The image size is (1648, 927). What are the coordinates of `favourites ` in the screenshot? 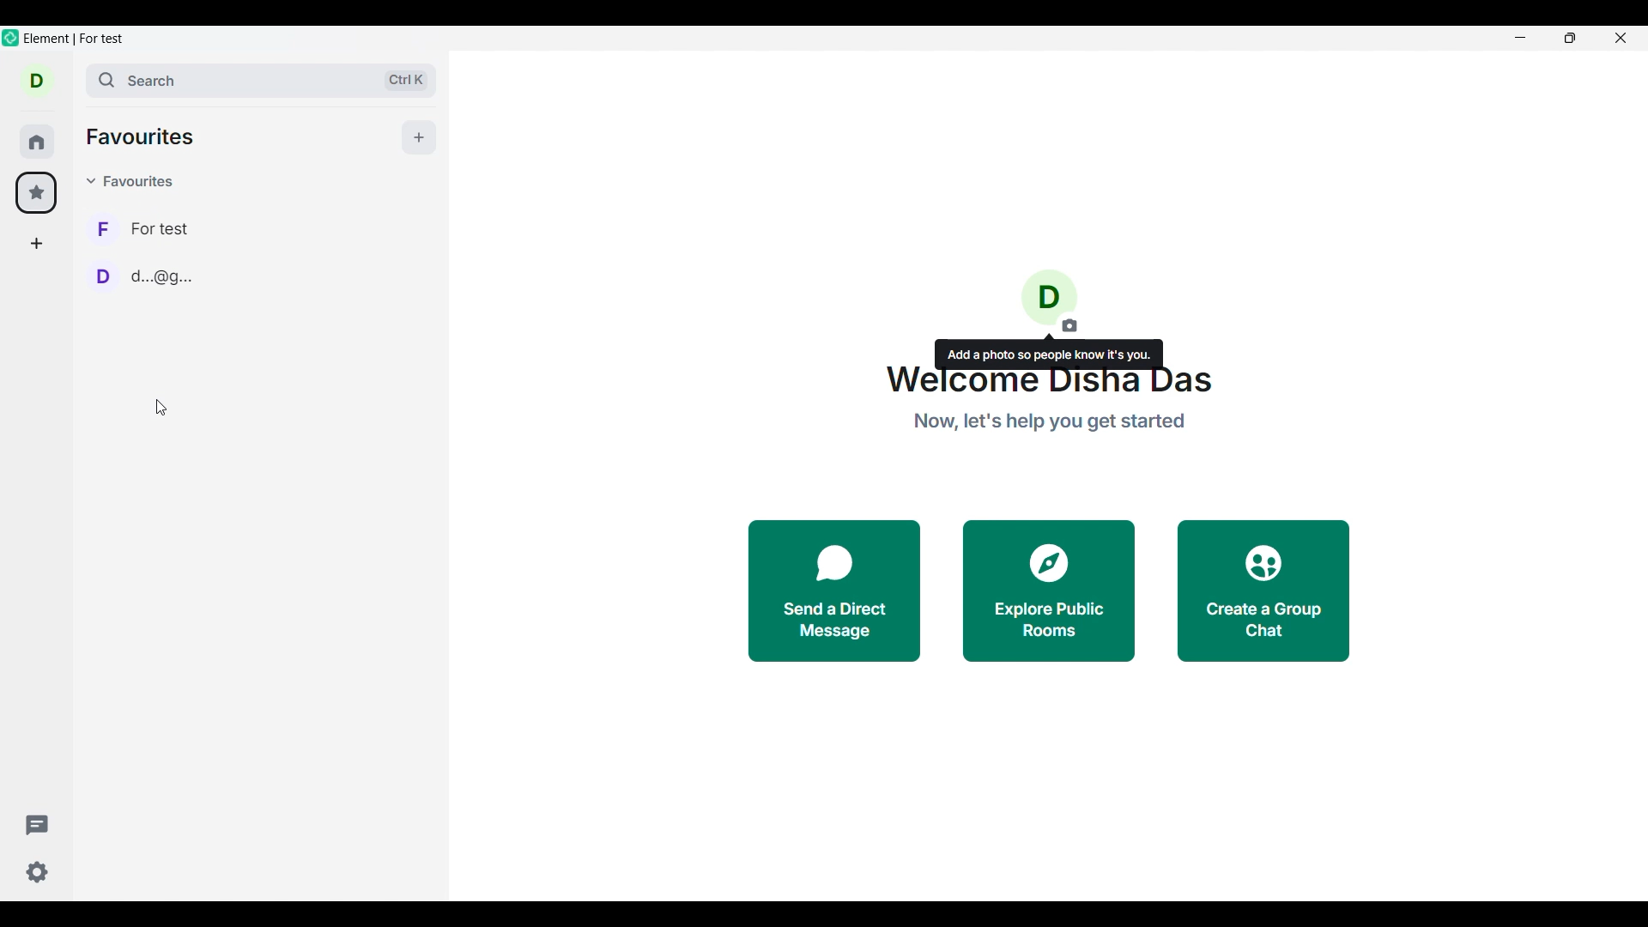 It's located at (134, 181).